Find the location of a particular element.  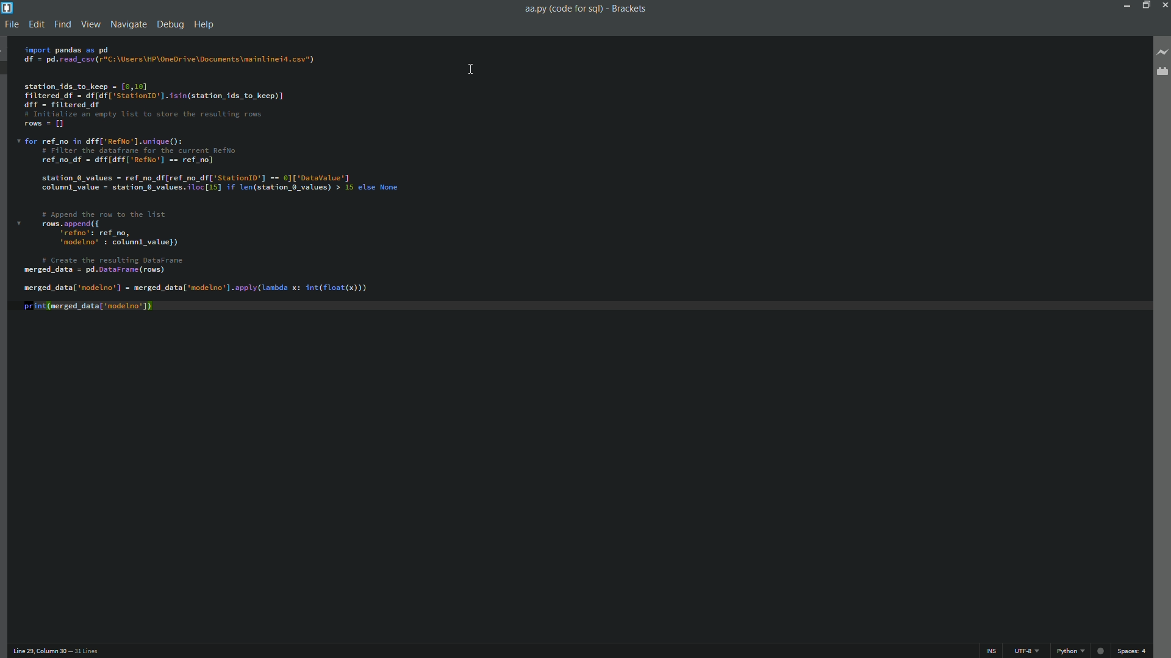

navigate menu is located at coordinates (129, 24).